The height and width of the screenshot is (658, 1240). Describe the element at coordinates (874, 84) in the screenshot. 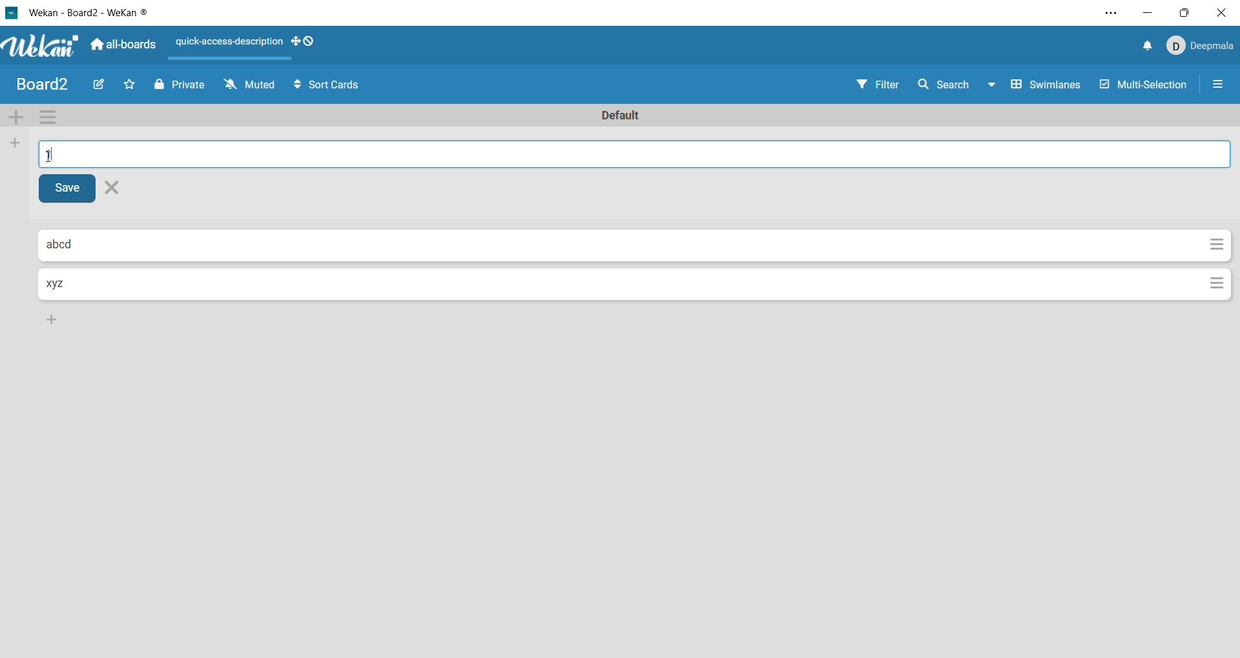

I see `filter` at that location.